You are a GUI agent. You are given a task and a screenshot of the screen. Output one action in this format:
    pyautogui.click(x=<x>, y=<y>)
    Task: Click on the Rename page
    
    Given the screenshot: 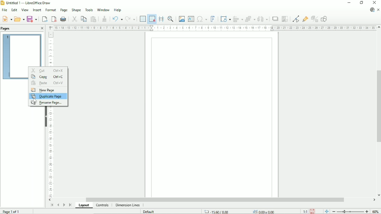 What is the action you would take?
    pyautogui.click(x=48, y=103)
    